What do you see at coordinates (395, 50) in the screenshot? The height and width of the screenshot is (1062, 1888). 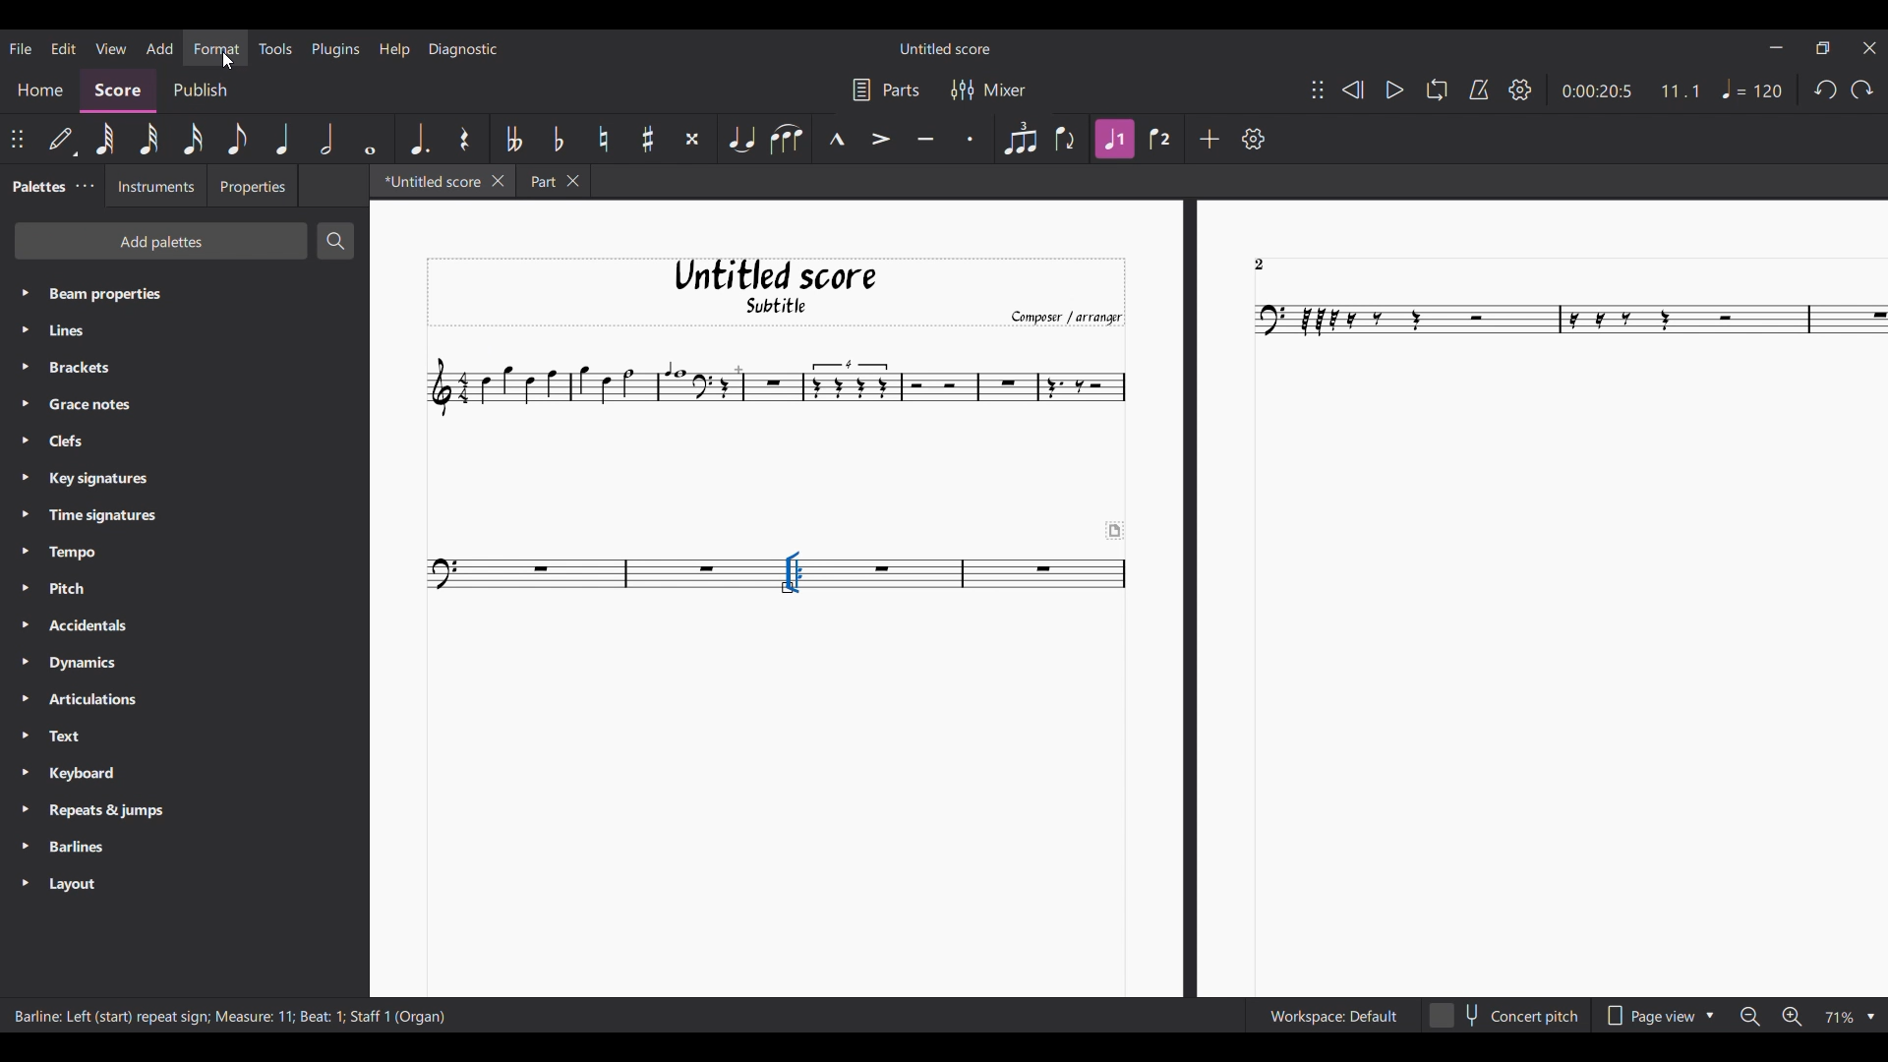 I see `Help menu` at bounding box center [395, 50].